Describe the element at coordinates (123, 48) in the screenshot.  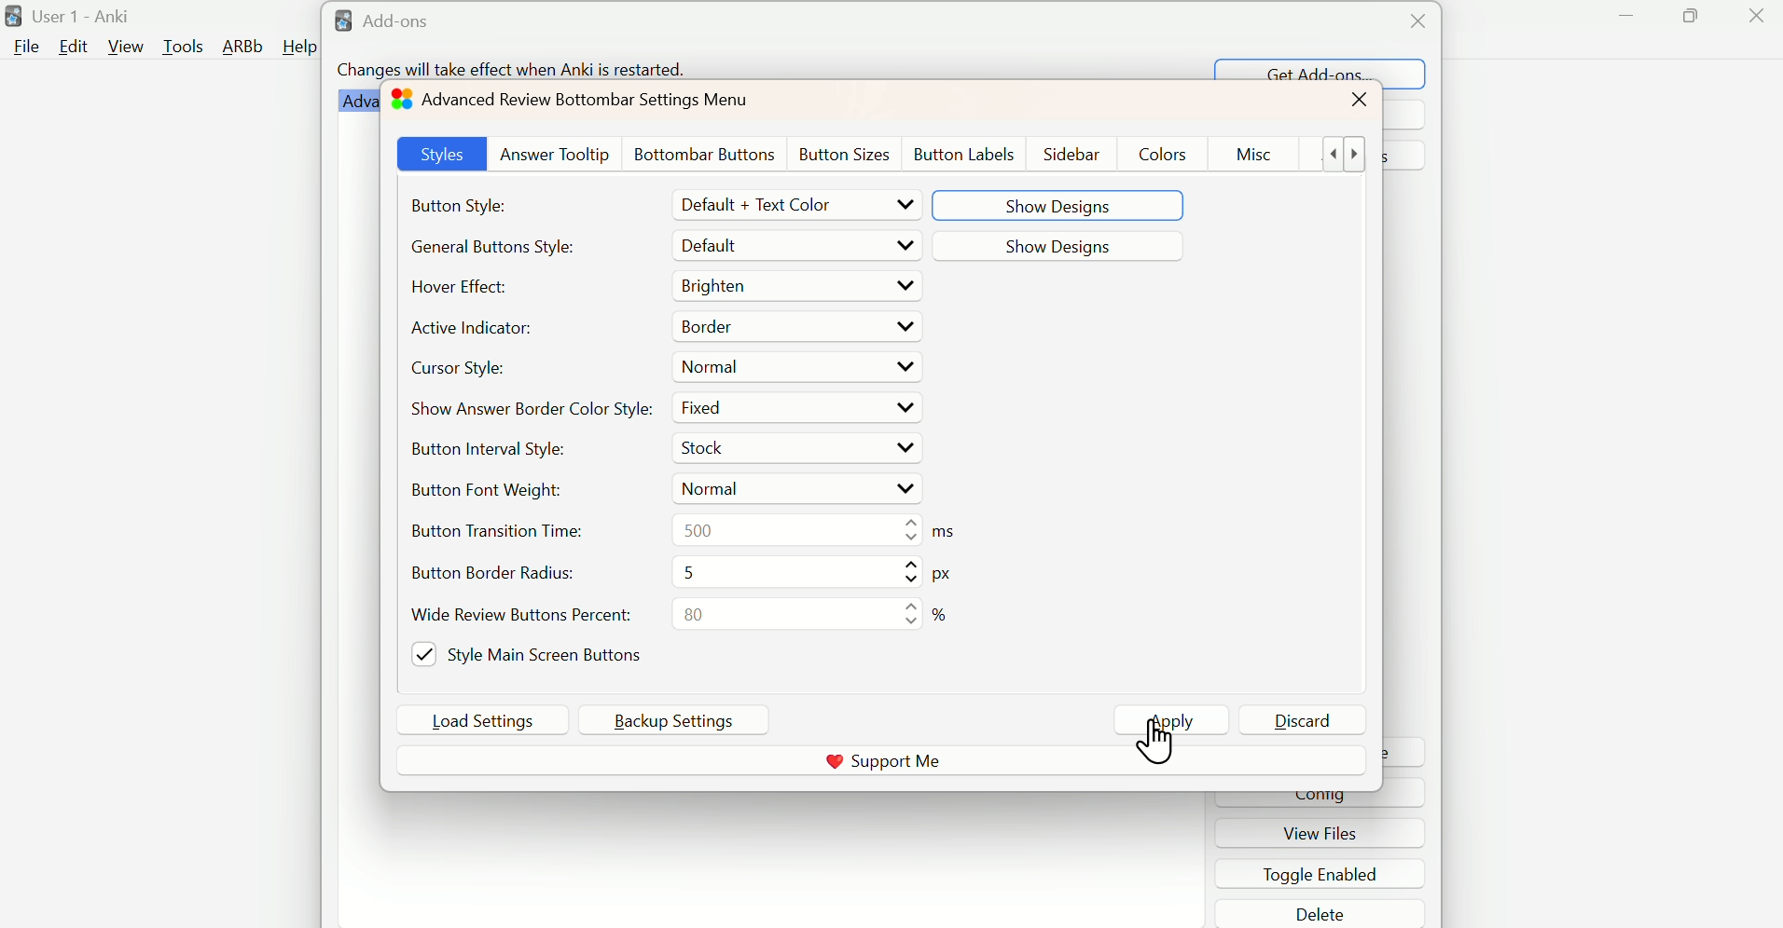
I see `View` at that location.